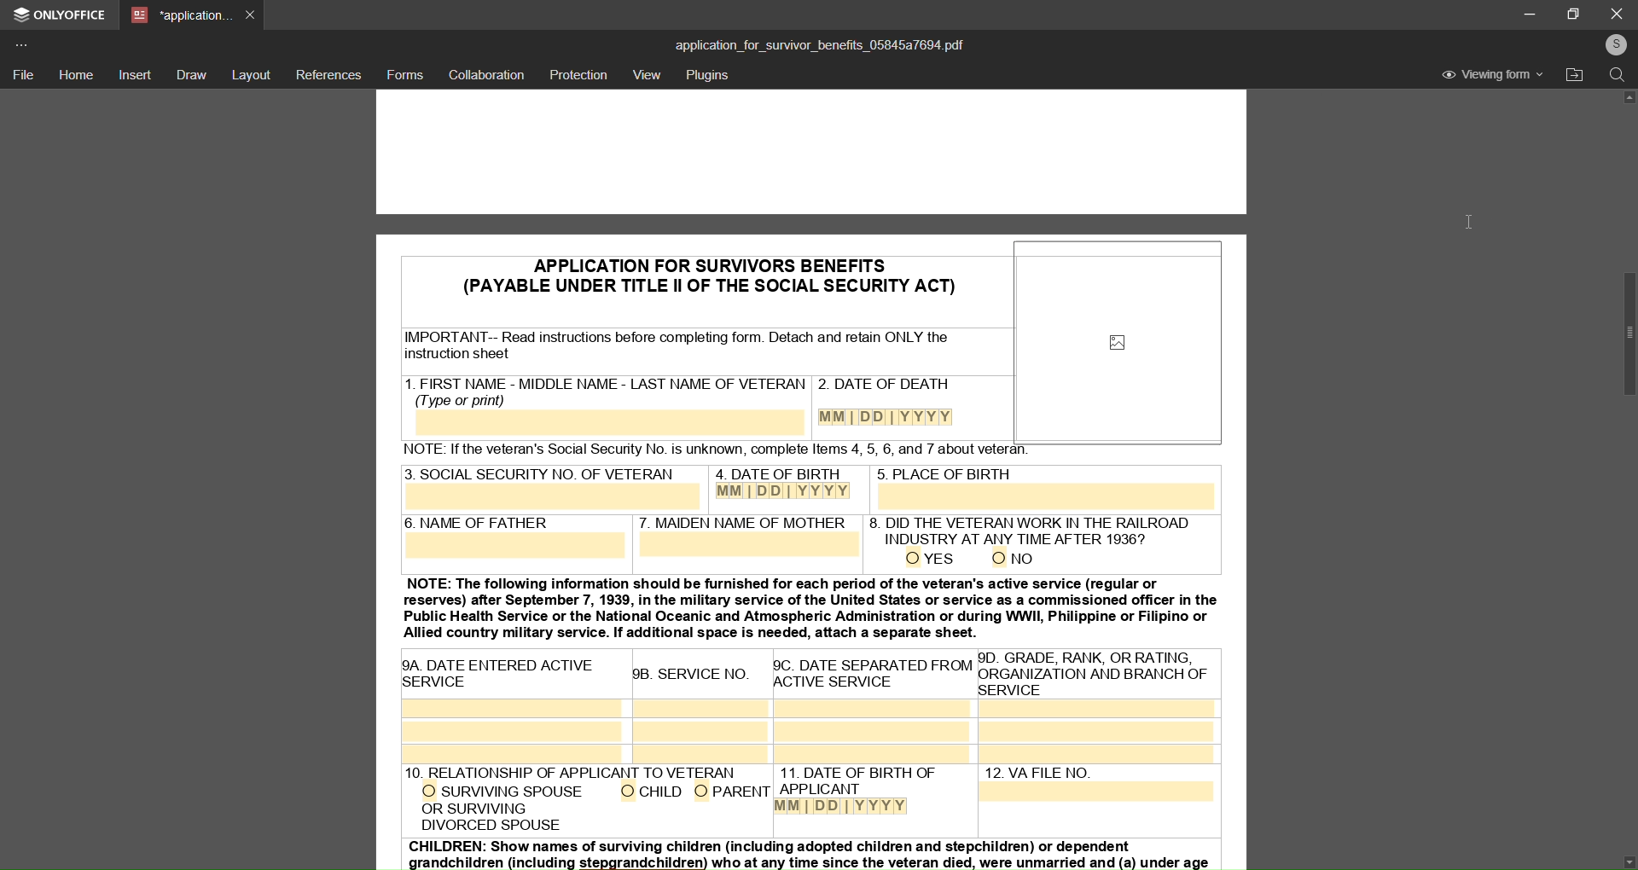 Image resolution: width=1638 pixels, height=870 pixels. I want to click on user, so click(1614, 44).